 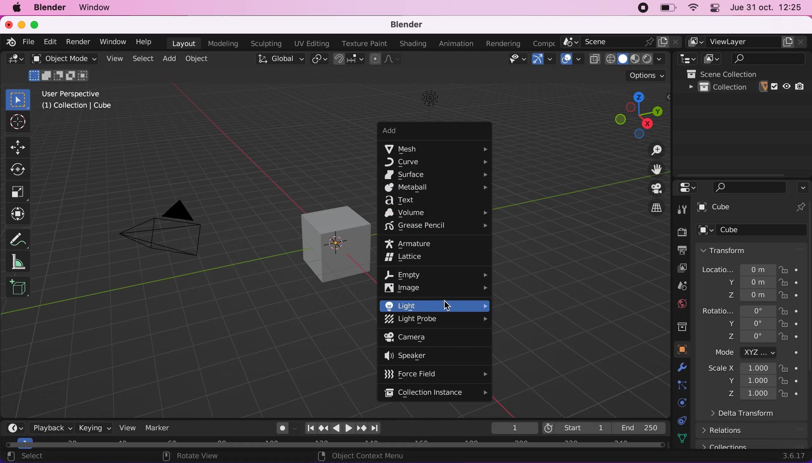 I want to click on maximize, so click(x=35, y=25).